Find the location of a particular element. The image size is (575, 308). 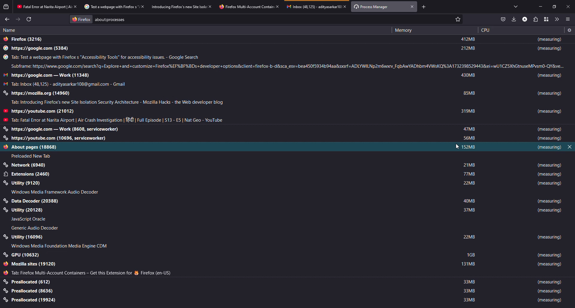

measuring is located at coordinates (549, 92).